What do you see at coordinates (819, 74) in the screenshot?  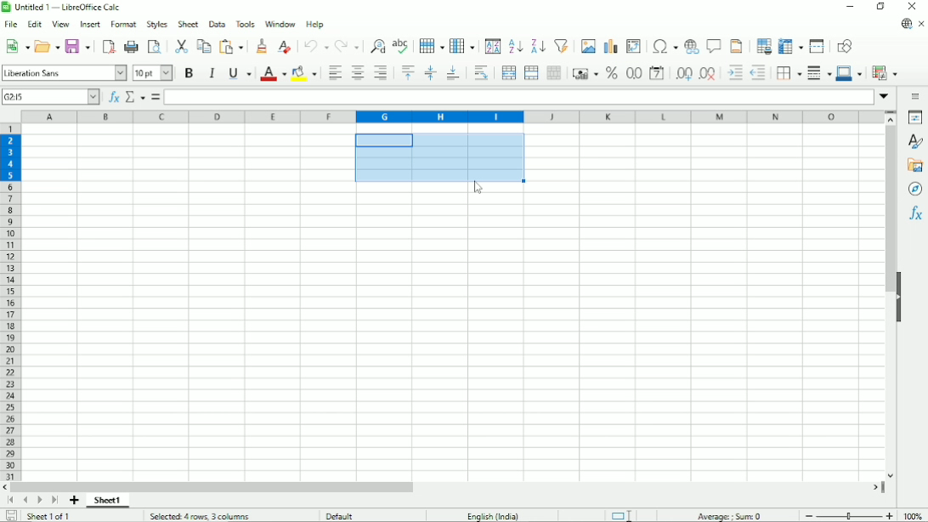 I see `Border style` at bounding box center [819, 74].